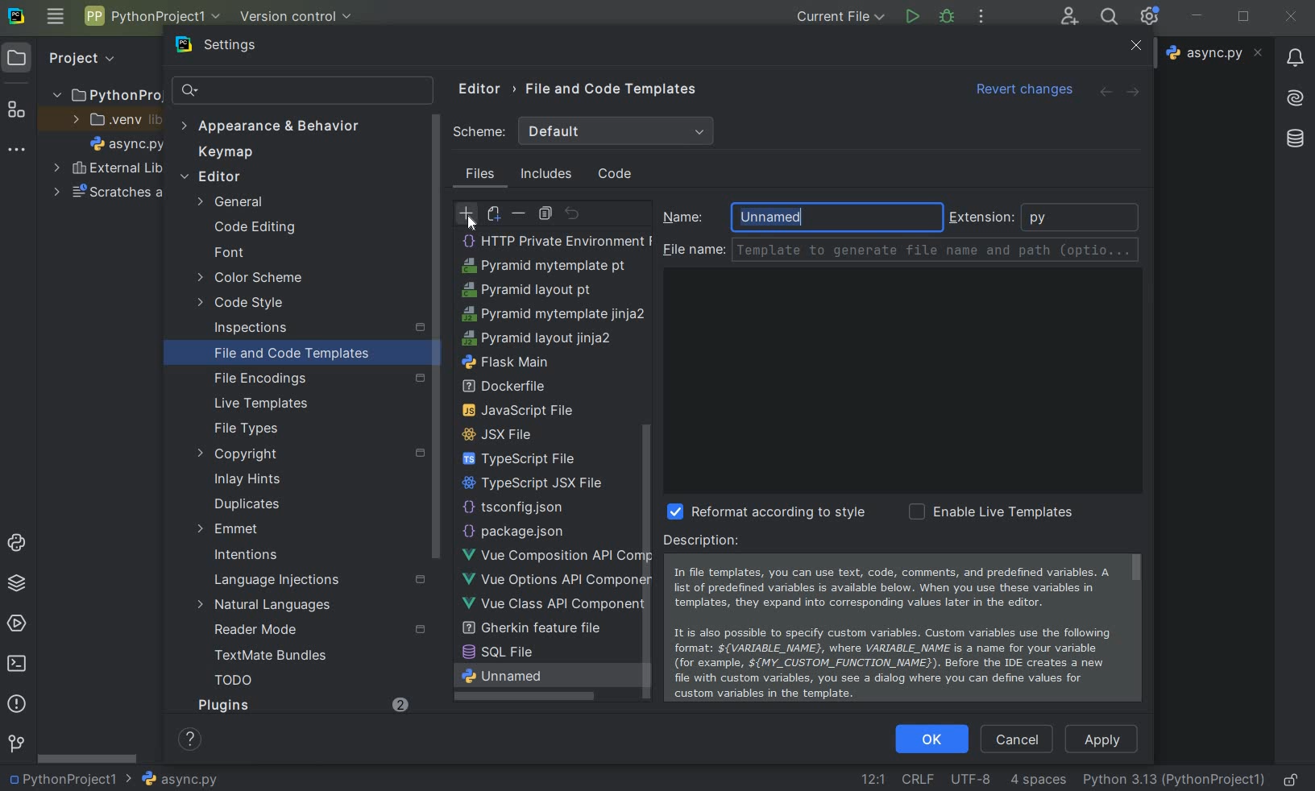 The height and width of the screenshot is (791, 1315). What do you see at coordinates (1292, 777) in the screenshot?
I see `make file ready only` at bounding box center [1292, 777].